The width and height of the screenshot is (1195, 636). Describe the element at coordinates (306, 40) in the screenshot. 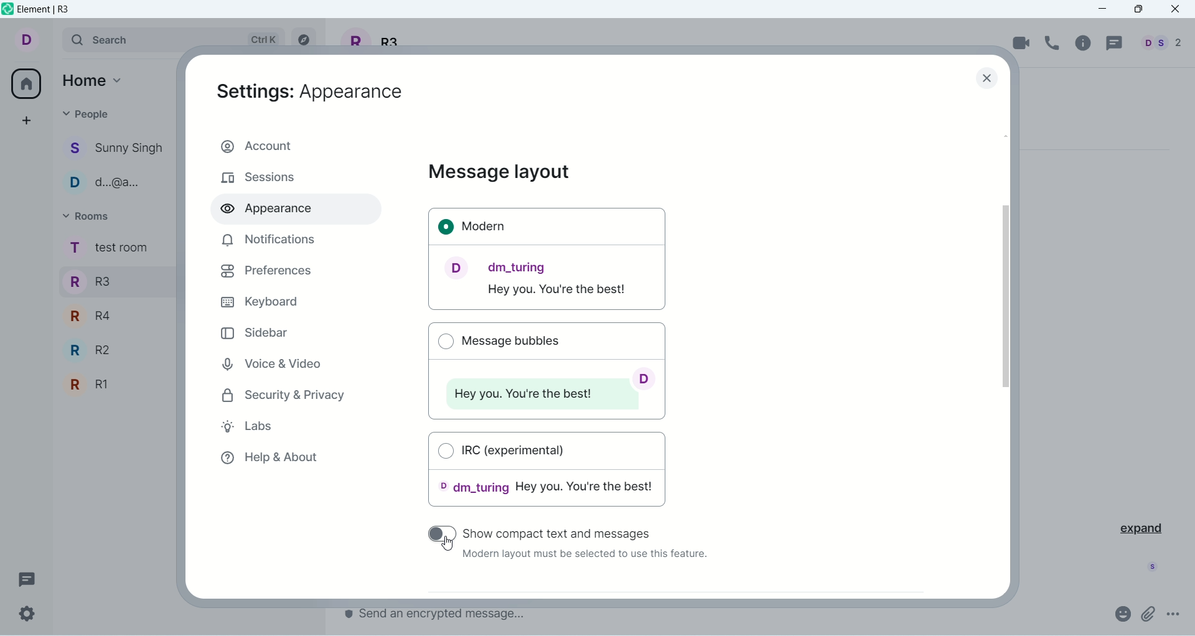

I see `explore rooms` at that location.